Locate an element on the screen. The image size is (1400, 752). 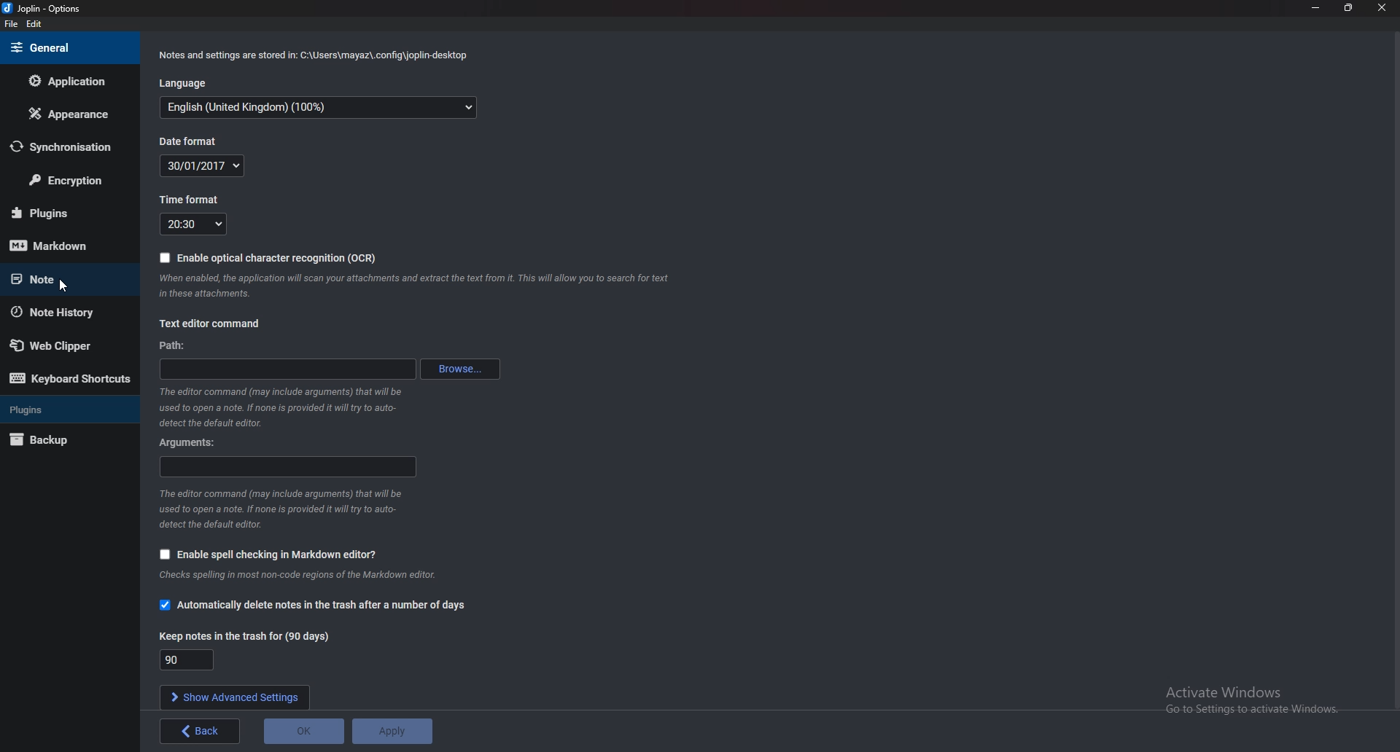
general is located at coordinates (65, 47).